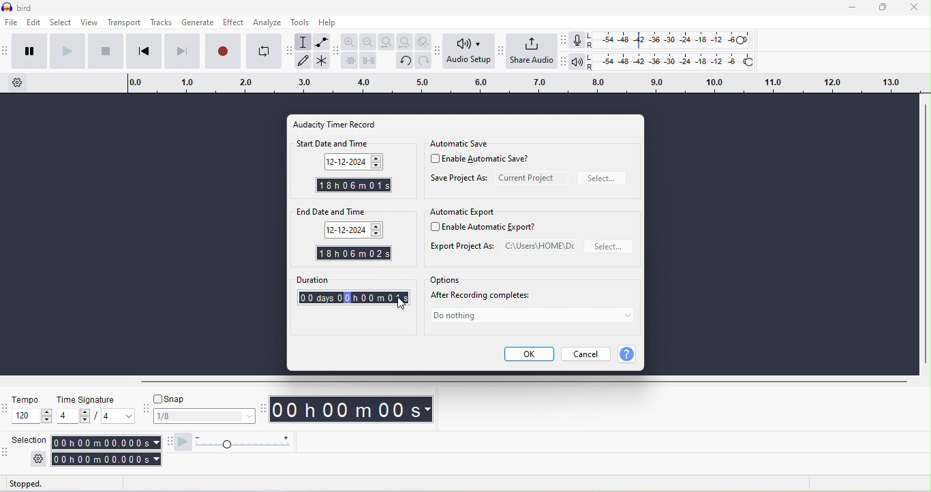  Describe the element at coordinates (198, 24) in the screenshot. I see `generate` at that location.